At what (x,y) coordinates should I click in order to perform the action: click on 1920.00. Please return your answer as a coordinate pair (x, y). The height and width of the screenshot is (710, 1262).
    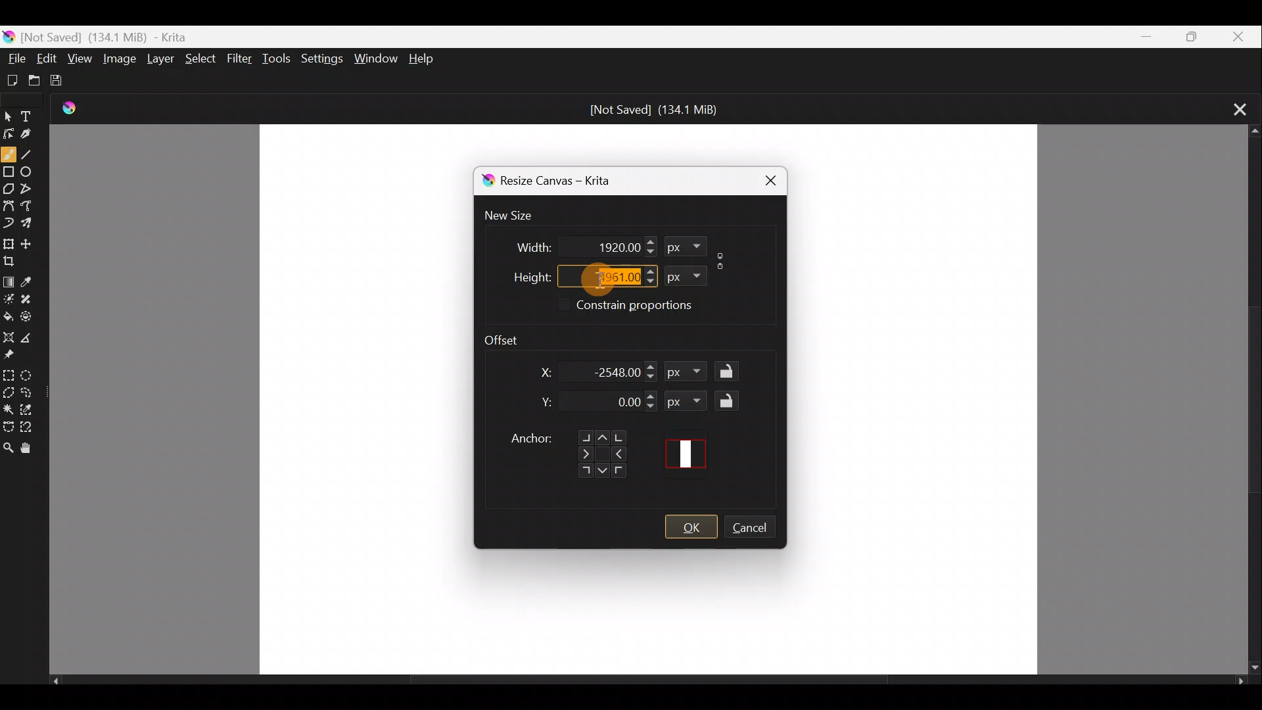
    Looking at the image, I should click on (599, 245).